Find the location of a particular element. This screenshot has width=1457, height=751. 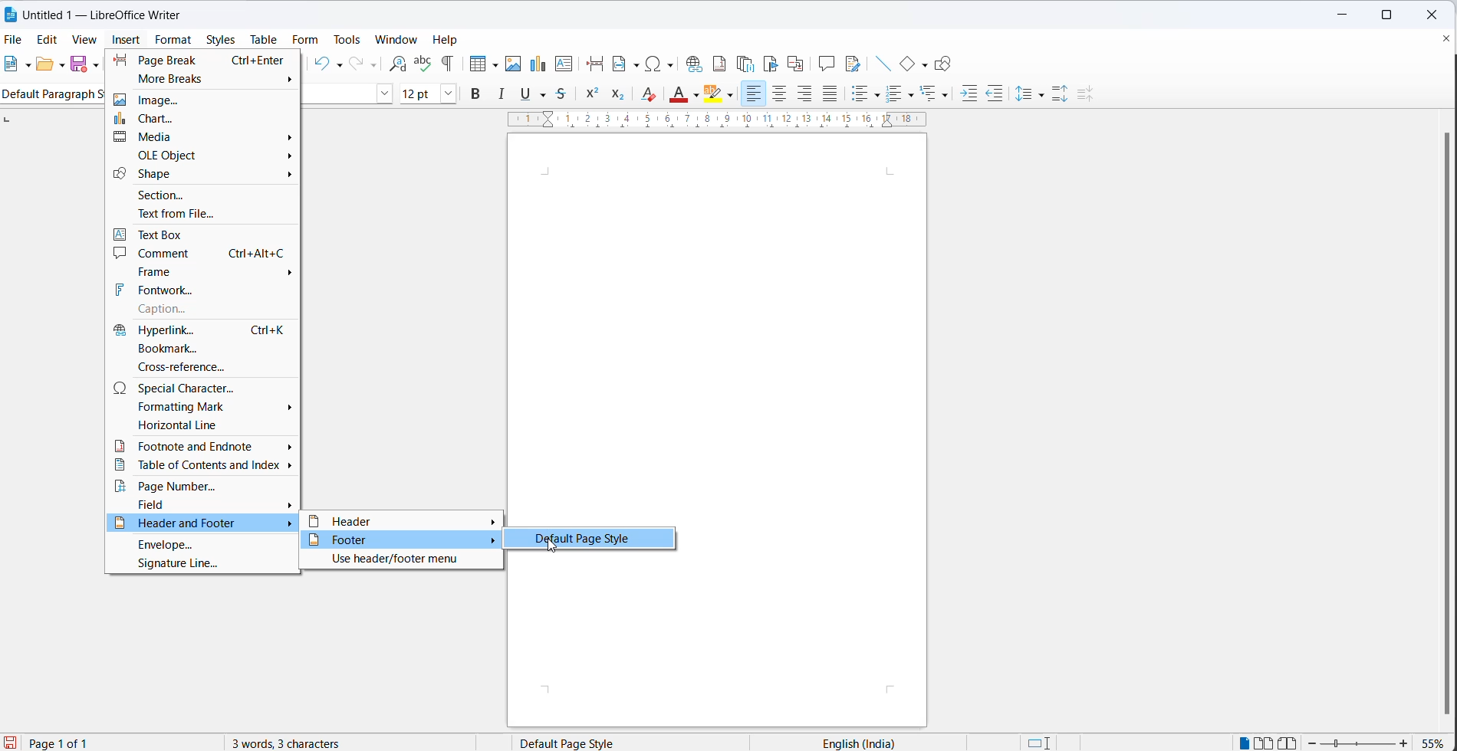

superscript is located at coordinates (594, 93).